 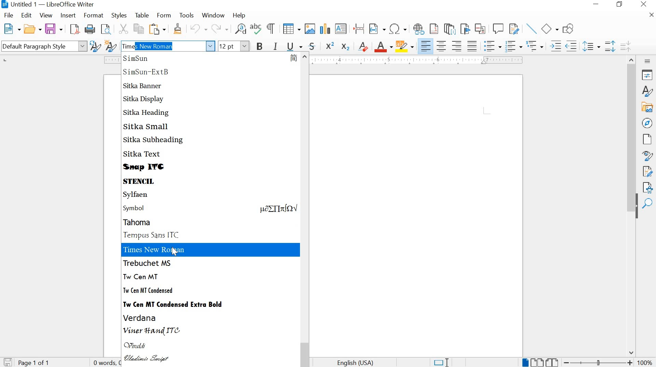 I want to click on ZOOM FACTOR, so click(x=645, y=362).